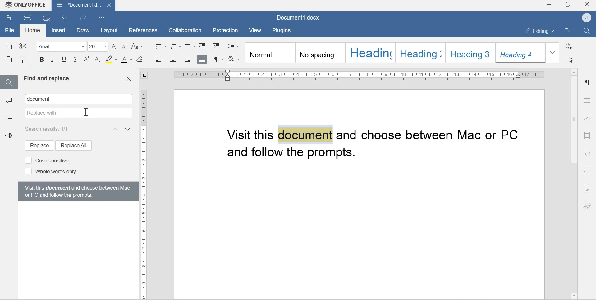 This screenshot has width=596, height=300. What do you see at coordinates (37, 145) in the screenshot?
I see `Replace` at bounding box center [37, 145].